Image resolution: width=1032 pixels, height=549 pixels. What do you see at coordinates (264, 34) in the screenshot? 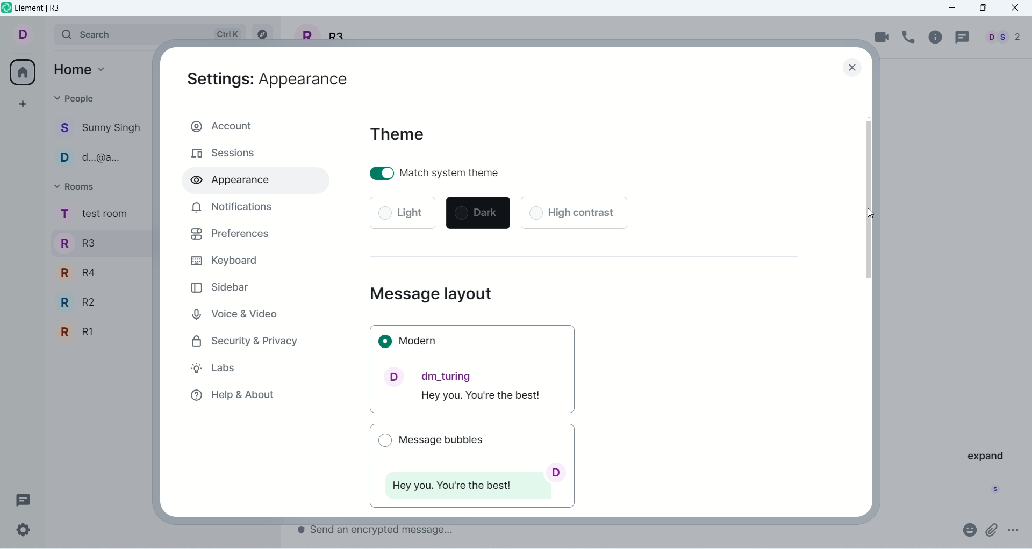
I see `explore rooms` at bounding box center [264, 34].